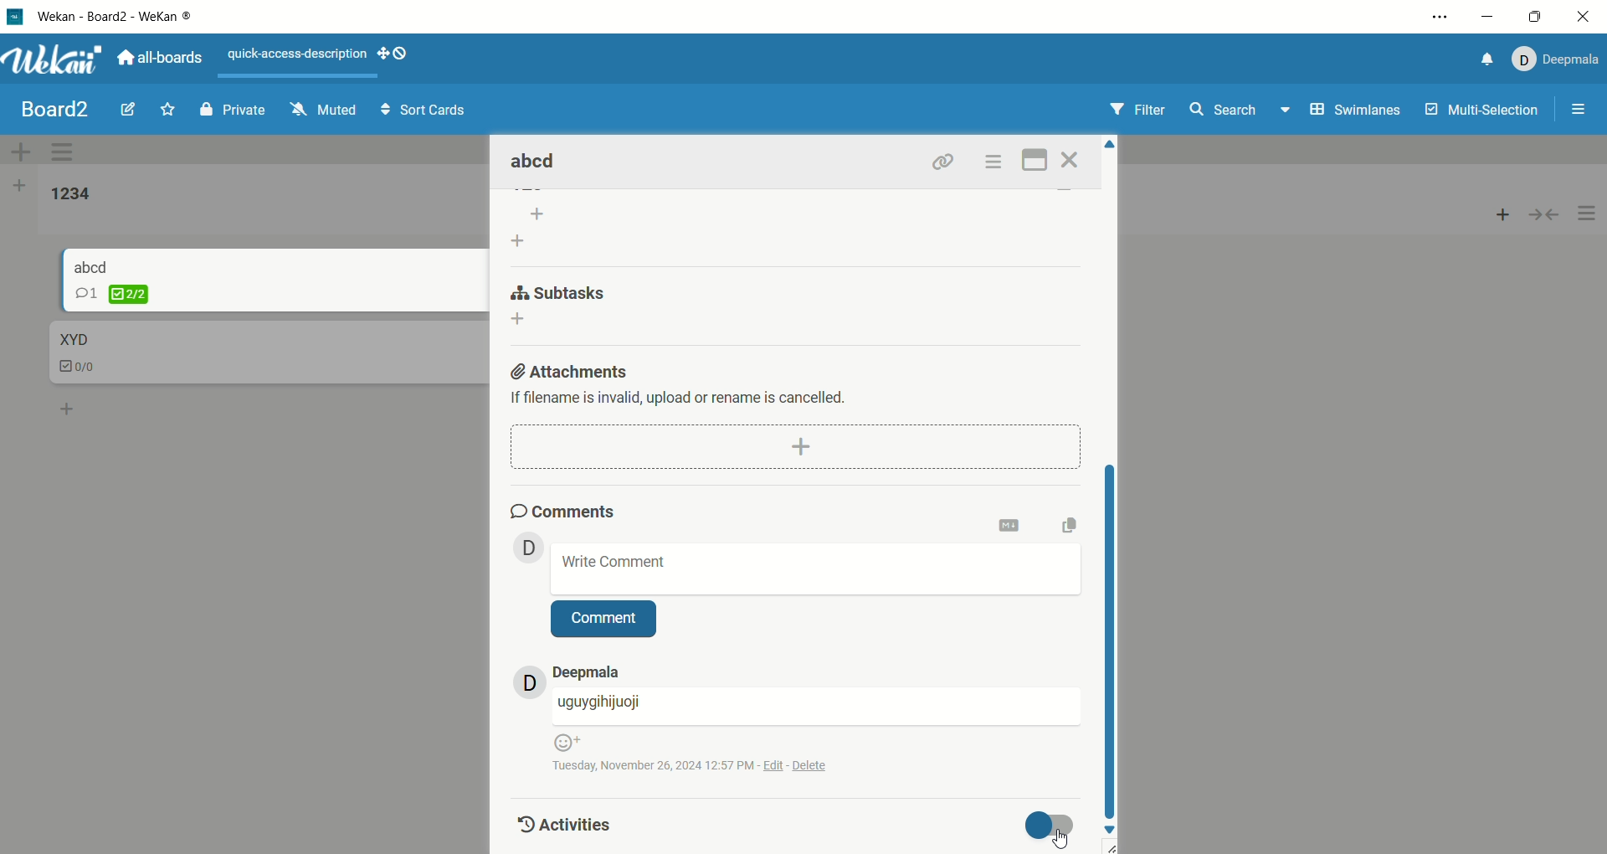 The image size is (1607, 854). I want to click on account, so click(1553, 59).